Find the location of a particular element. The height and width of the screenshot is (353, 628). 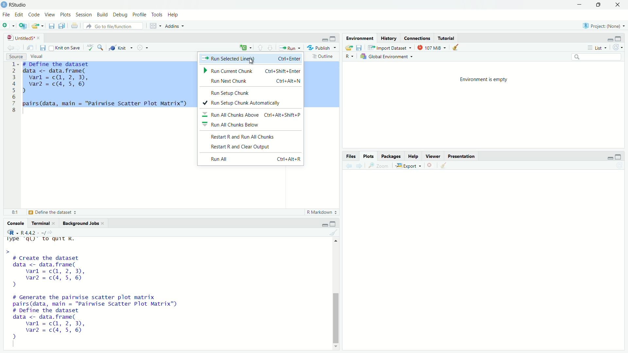

Workspace panes is located at coordinates (154, 25).